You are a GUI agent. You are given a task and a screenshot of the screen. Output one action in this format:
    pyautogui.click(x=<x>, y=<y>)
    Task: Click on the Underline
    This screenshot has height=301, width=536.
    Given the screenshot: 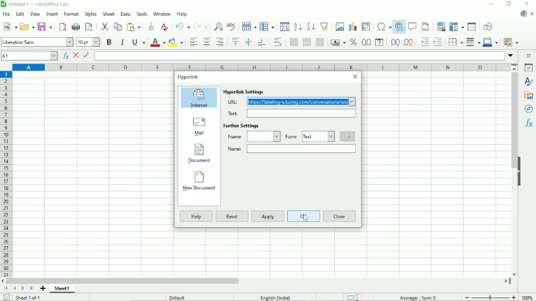 What is the action you would take?
    pyautogui.click(x=138, y=42)
    